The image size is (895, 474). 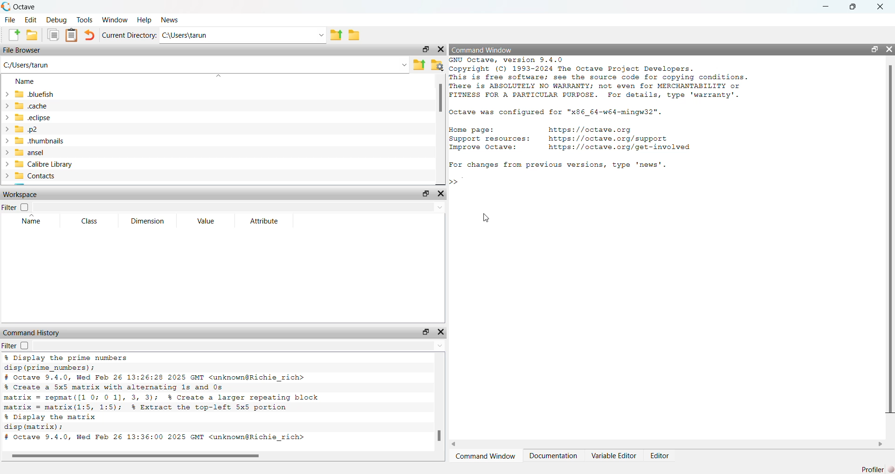 I want to click on code to display matrix, so click(x=53, y=422).